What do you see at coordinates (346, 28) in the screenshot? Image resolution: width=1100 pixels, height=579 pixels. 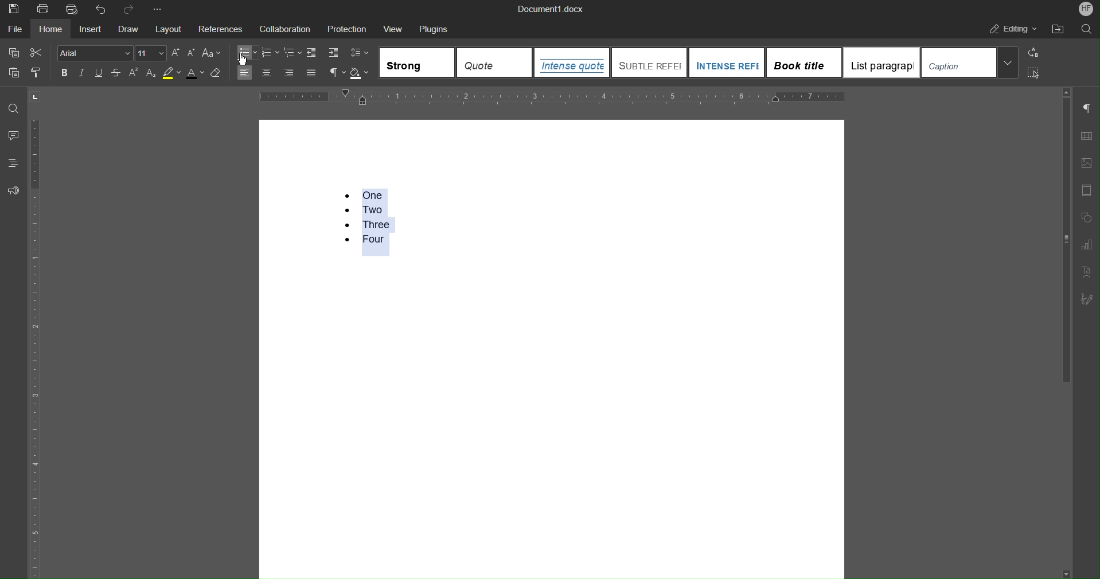 I see `Protection` at bounding box center [346, 28].